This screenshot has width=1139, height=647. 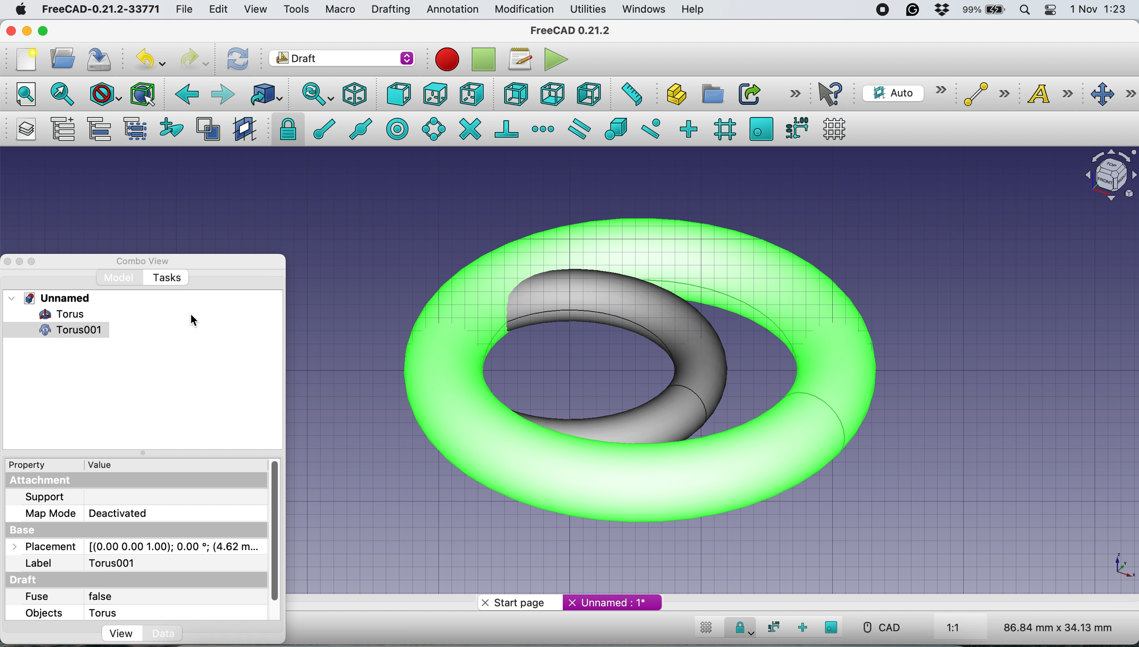 I want to click on Support, so click(x=49, y=496).